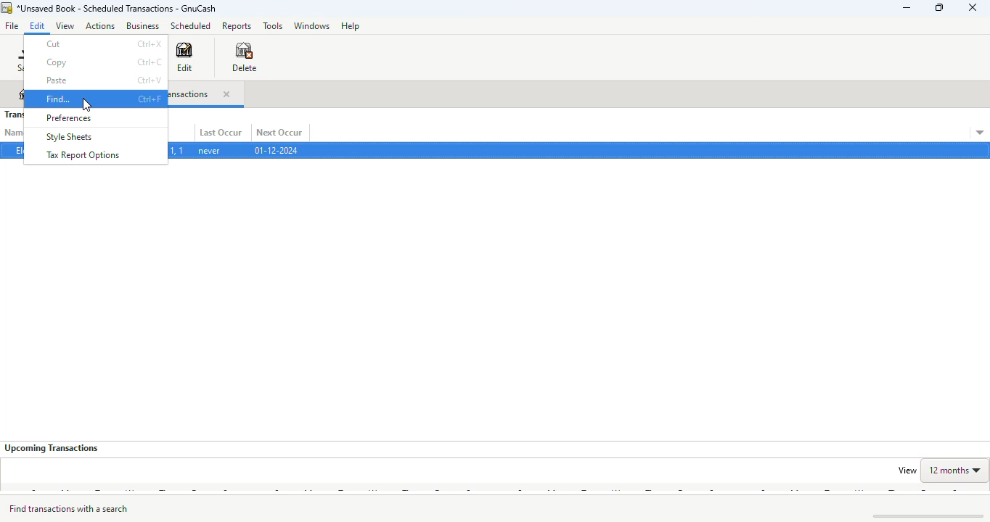 This screenshot has height=522, width=990. What do you see at coordinates (118, 8) in the screenshot?
I see `title` at bounding box center [118, 8].